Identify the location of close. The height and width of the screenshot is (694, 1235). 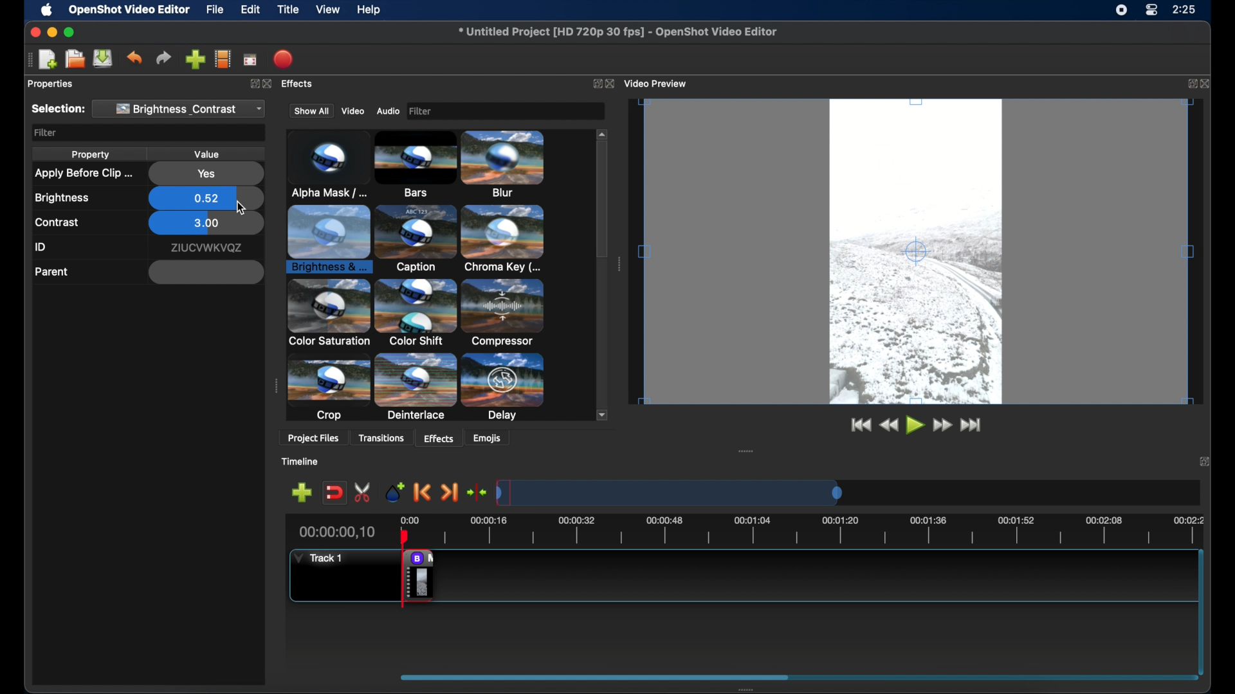
(1207, 83).